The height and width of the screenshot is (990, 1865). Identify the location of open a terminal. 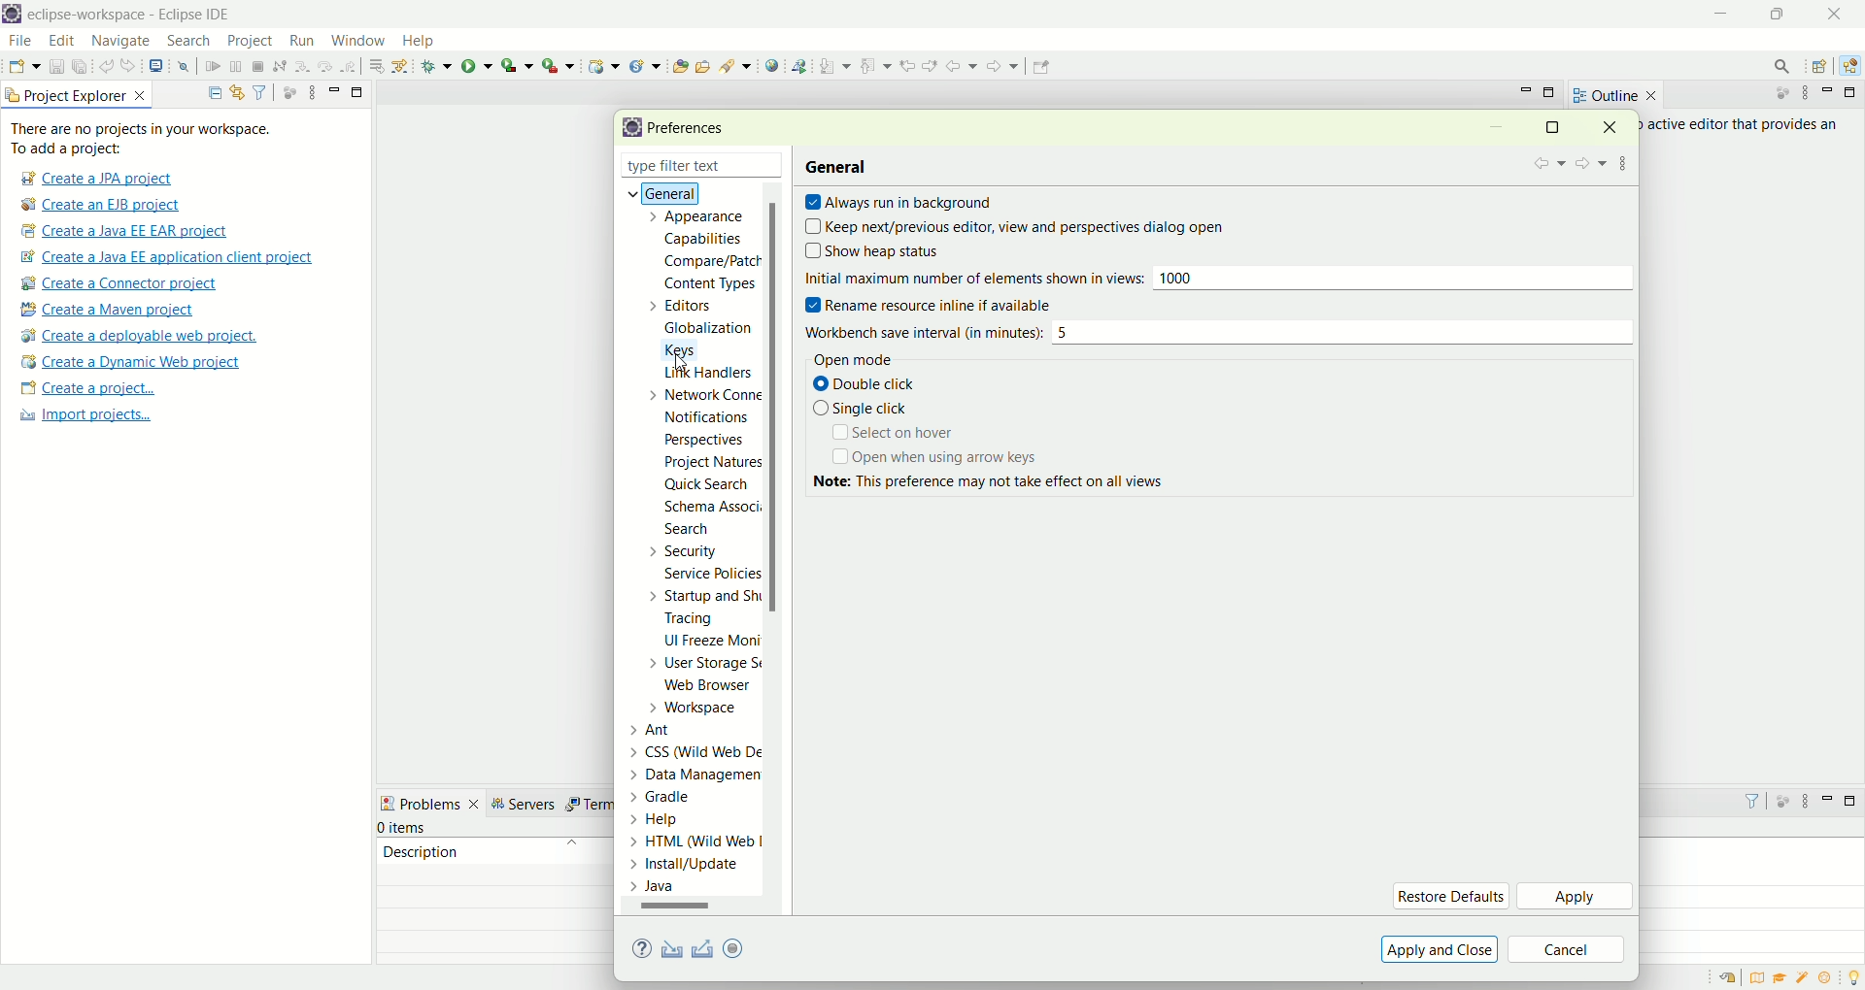
(154, 66).